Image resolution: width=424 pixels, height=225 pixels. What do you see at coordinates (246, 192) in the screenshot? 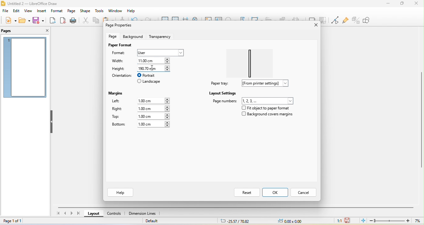
I see `reset` at bounding box center [246, 192].